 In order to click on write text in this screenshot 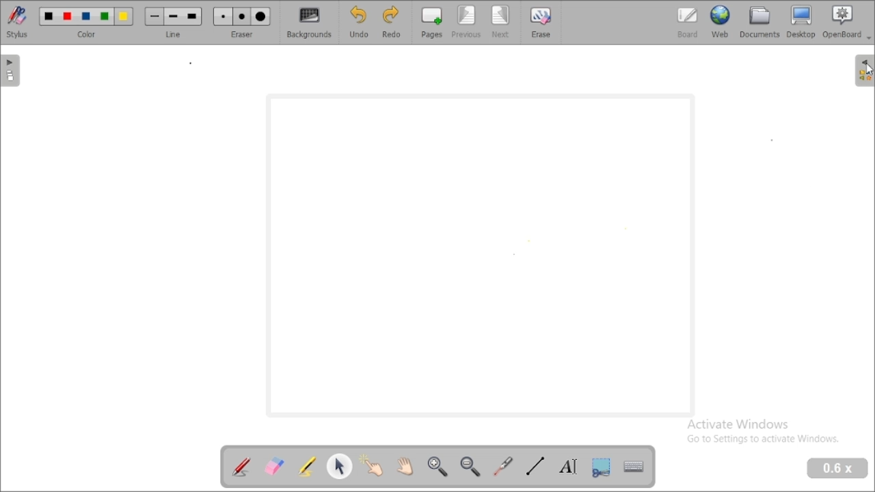, I will do `click(567, 465)`.